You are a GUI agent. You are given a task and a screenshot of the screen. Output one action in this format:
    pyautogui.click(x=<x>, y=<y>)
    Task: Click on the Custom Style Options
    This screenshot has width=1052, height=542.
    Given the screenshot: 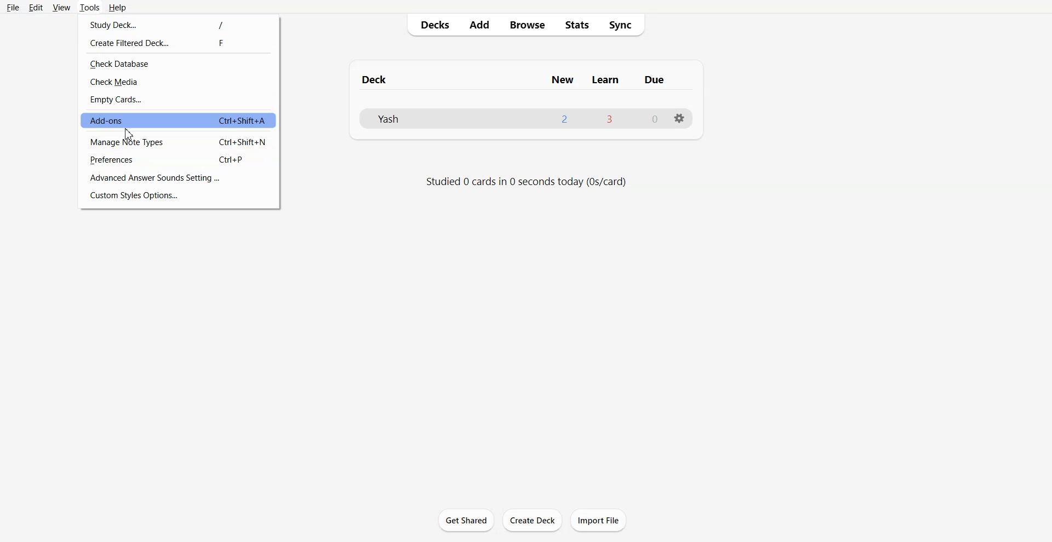 What is the action you would take?
    pyautogui.click(x=179, y=197)
    